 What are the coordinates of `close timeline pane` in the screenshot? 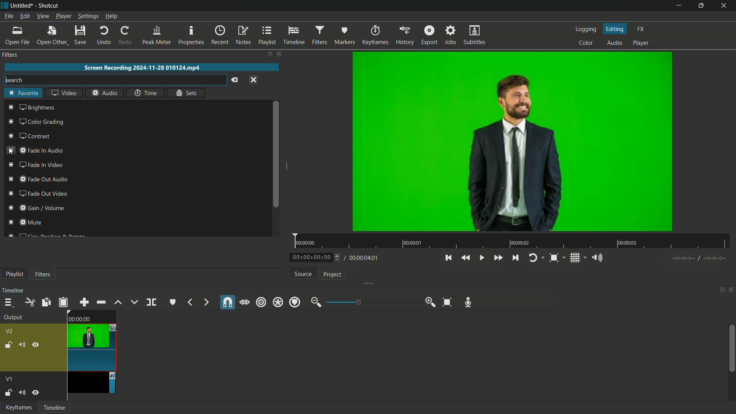 It's located at (731, 290).